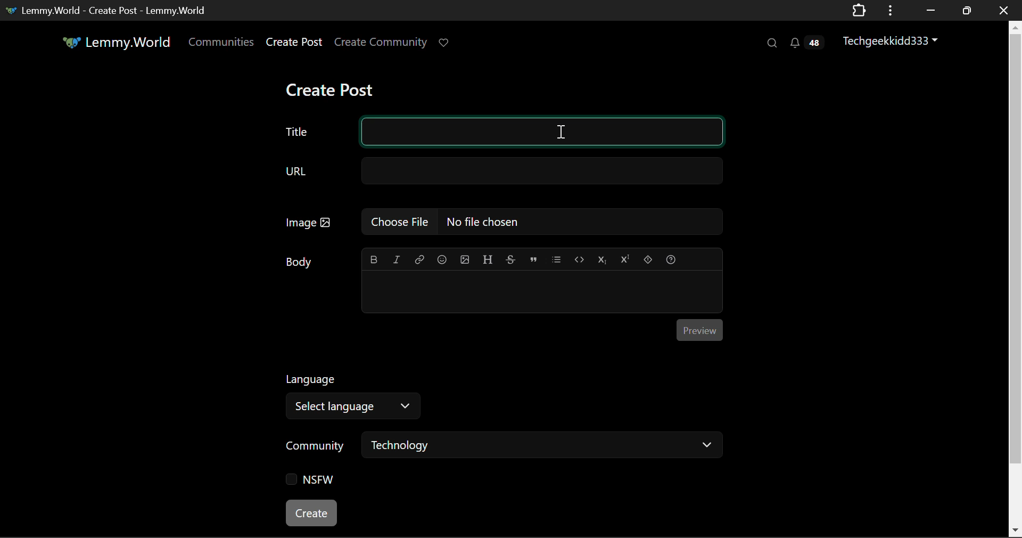 This screenshot has height=538, width=1022. Describe the element at coordinates (670, 258) in the screenshot. I see `formatting help` at that location.